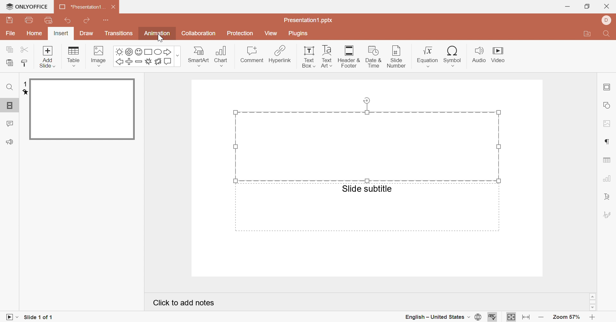  What do you see at coordinates (606, 6) in the screenshot?
I see `close` at bounding box center [606, 6].